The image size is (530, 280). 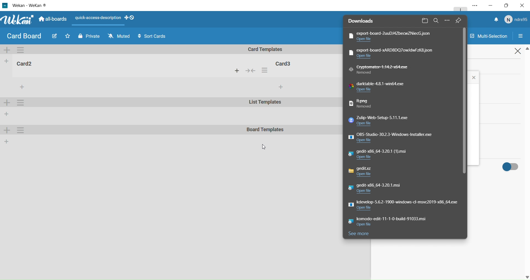 What do you see at coordinates (28, 6) in the screenshot?
I see `` at bounding box center [28, 6].